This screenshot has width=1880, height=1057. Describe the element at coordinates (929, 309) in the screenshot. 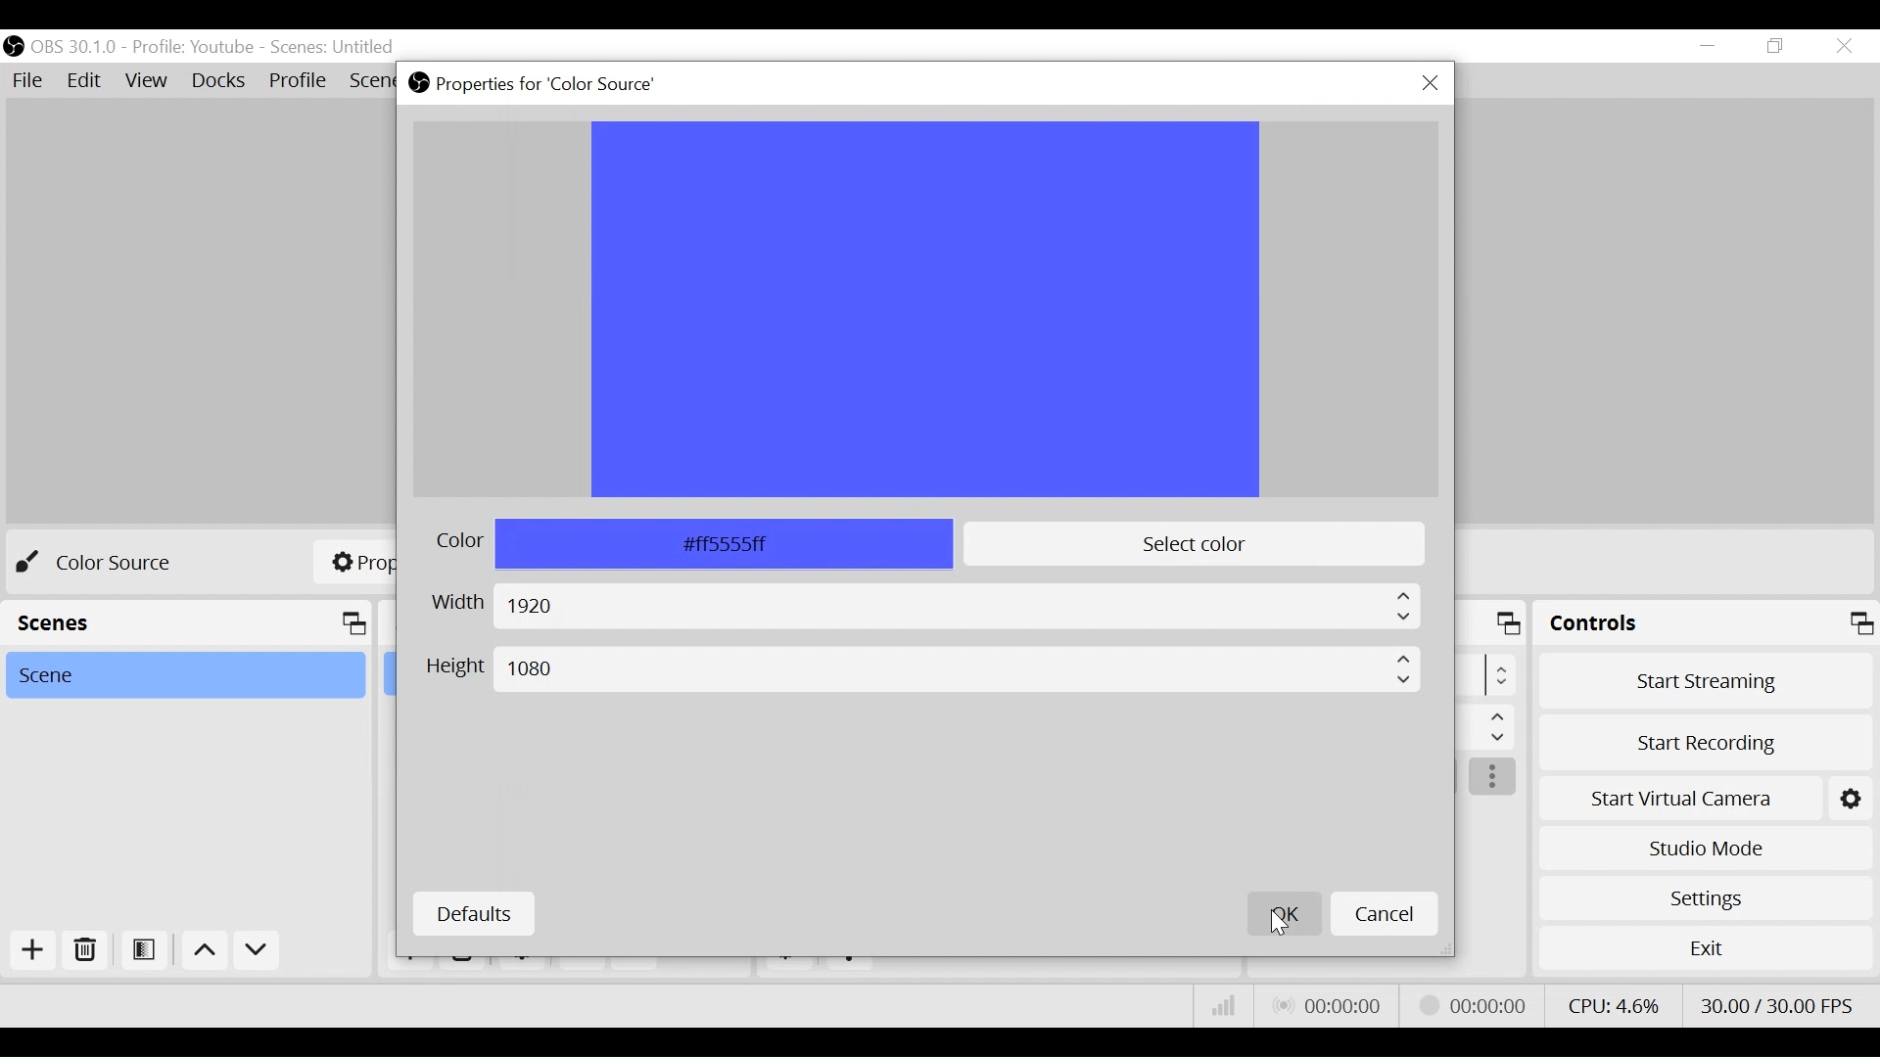

I see `Preview` at that location.